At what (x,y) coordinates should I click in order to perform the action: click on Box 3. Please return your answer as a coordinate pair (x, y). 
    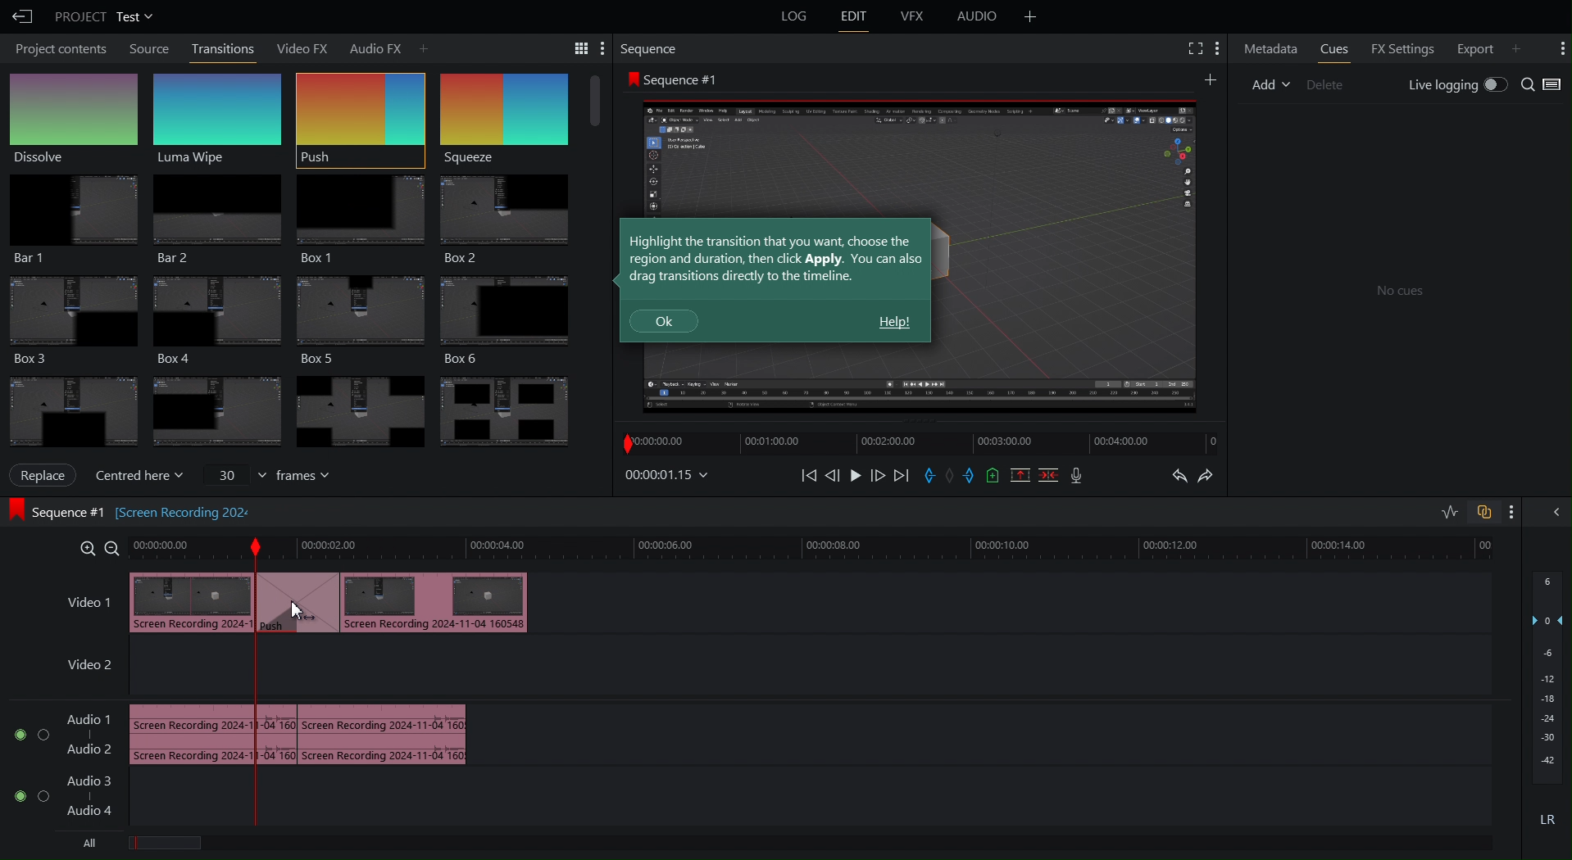
    Looking at the image, I should click on (363, 320).